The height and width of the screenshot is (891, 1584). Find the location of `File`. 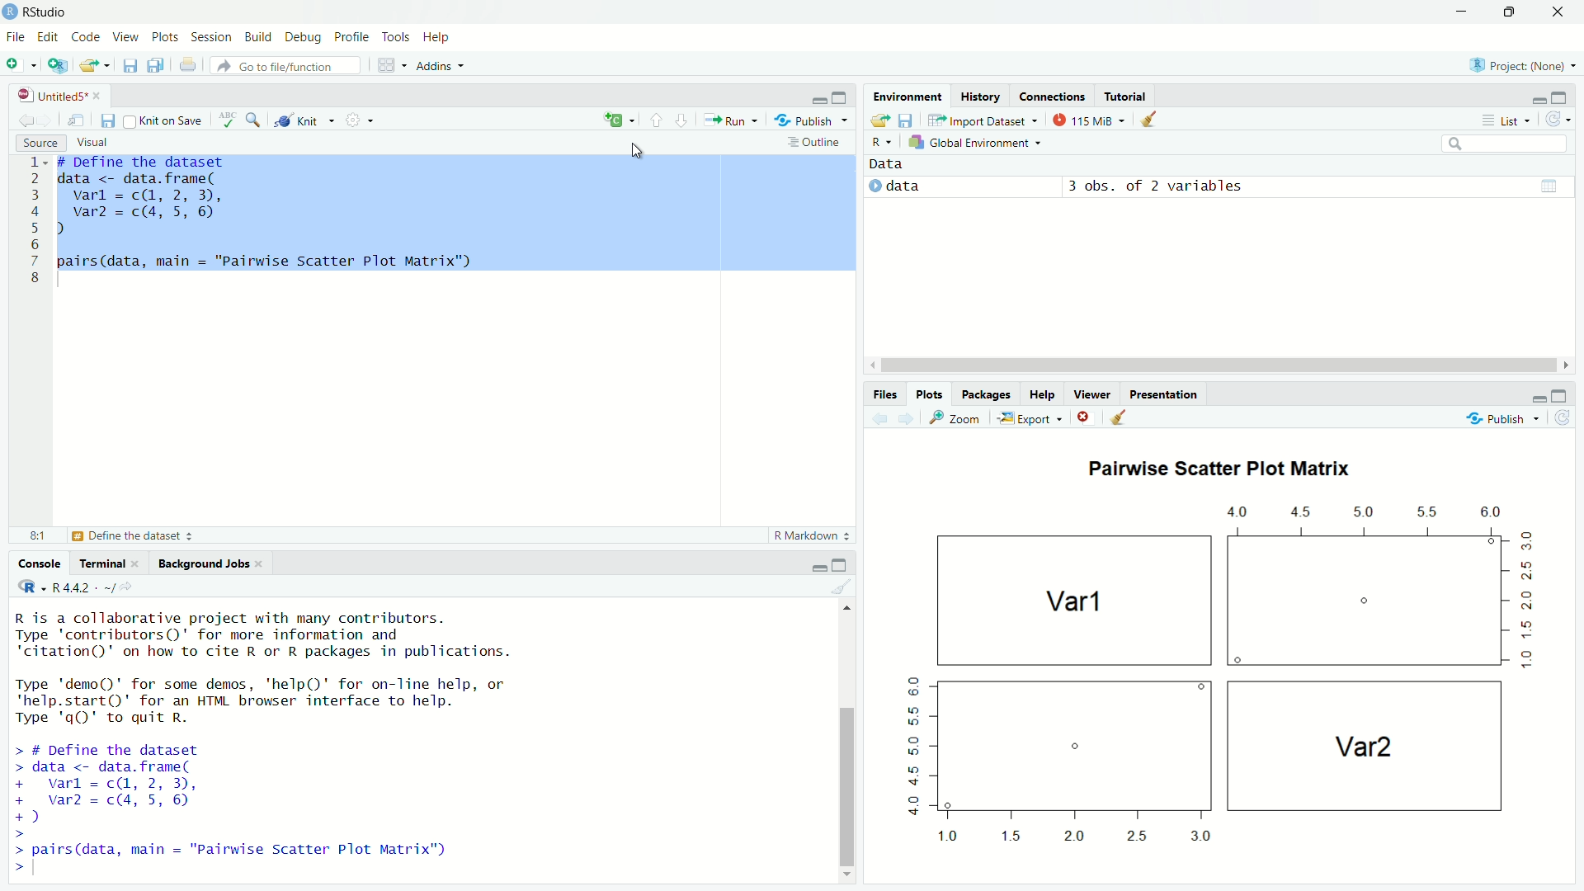

File is located at coordinates (16, 37).